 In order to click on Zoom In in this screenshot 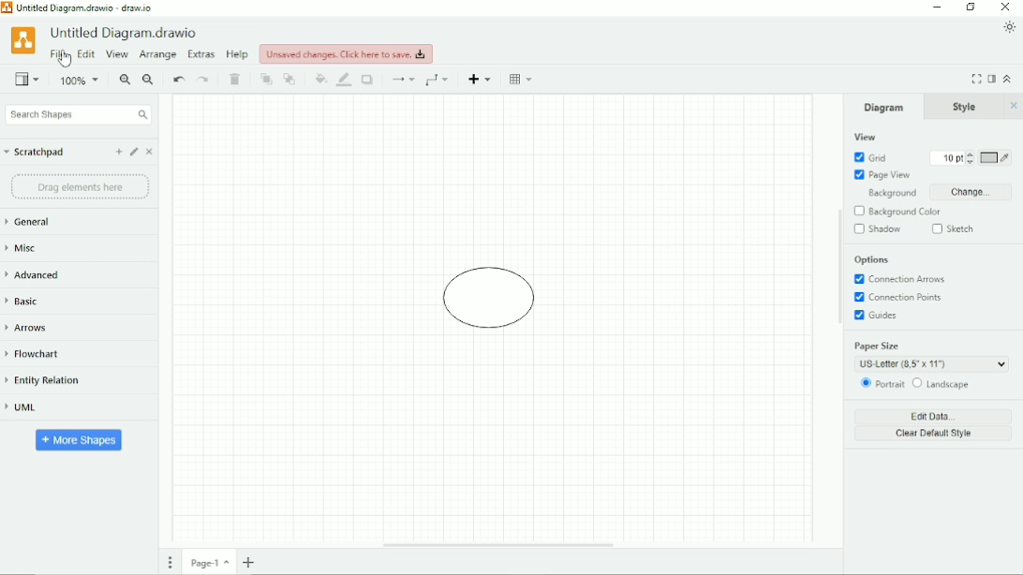, I will do `click(126, 80)`.